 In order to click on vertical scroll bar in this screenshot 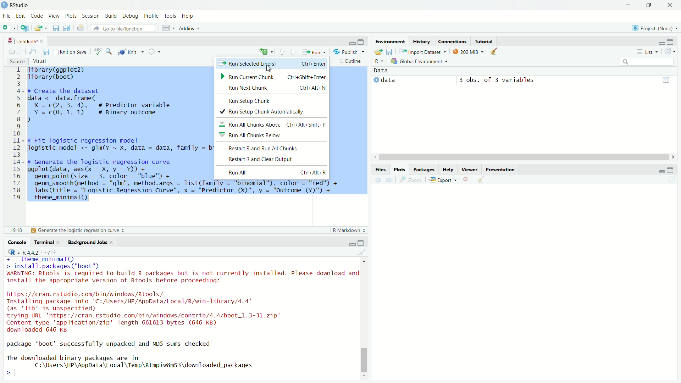, I will do `click(364, 318)`.